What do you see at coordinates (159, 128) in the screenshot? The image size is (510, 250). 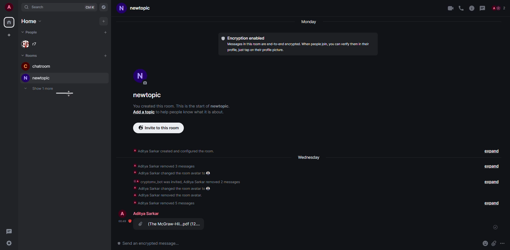 I see `invite to this room` at bounding box center [159, 128].